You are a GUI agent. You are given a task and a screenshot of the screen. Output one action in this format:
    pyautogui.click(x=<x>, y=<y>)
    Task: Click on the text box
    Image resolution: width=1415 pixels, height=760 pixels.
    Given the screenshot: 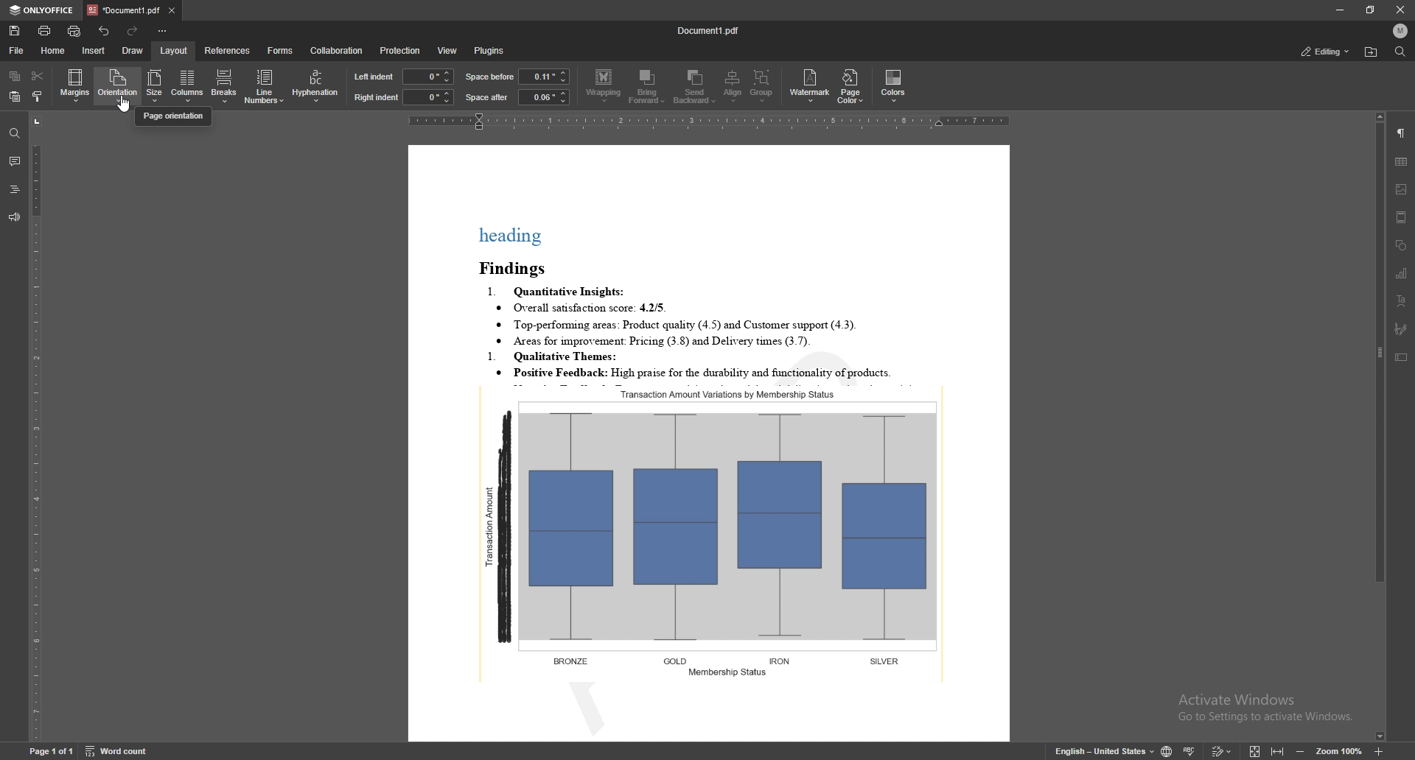 What is the action you would take?
    pyautogui.click(x=1401, y=356)
    